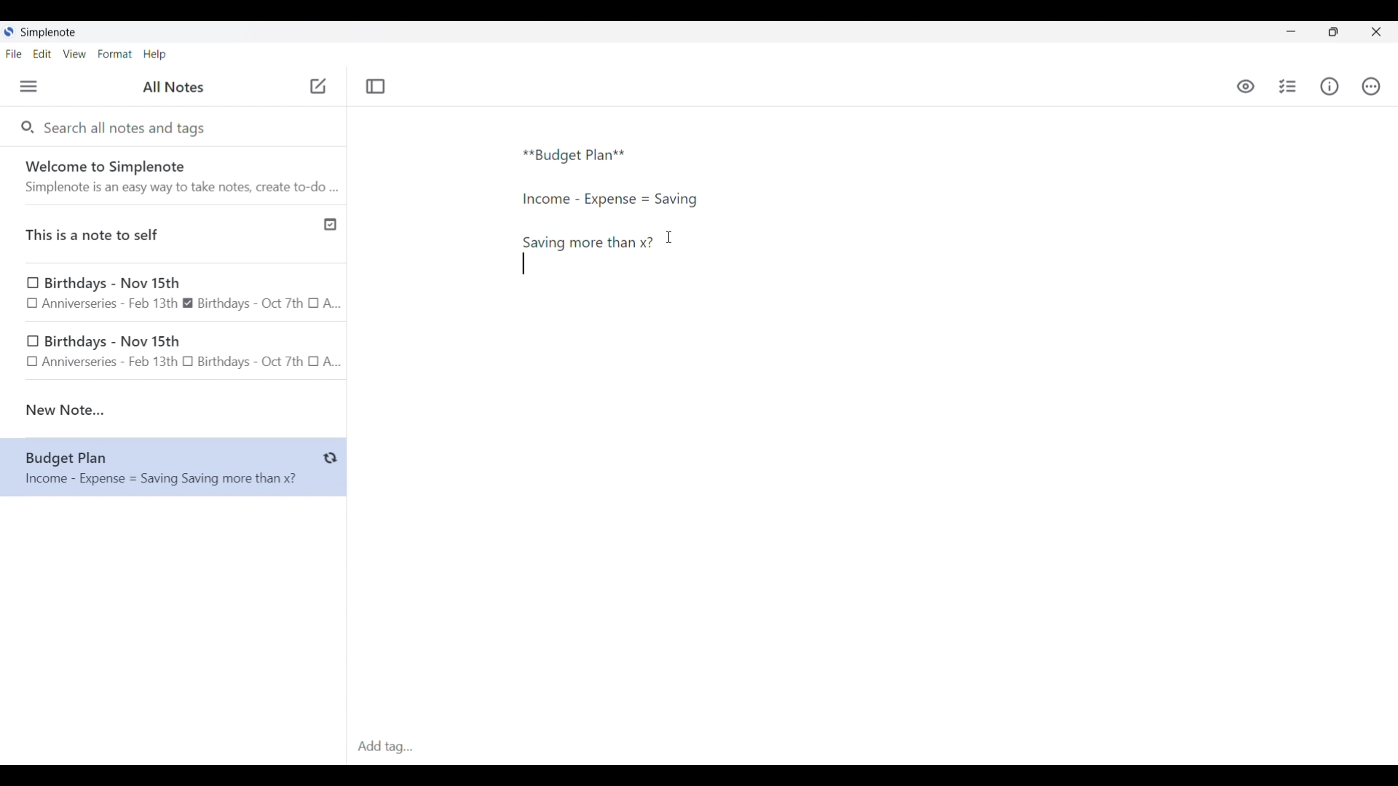  What do you see at coordinates (154, 54) in the screenshot?
I see `Help menu` at bounding box center [154, 54].